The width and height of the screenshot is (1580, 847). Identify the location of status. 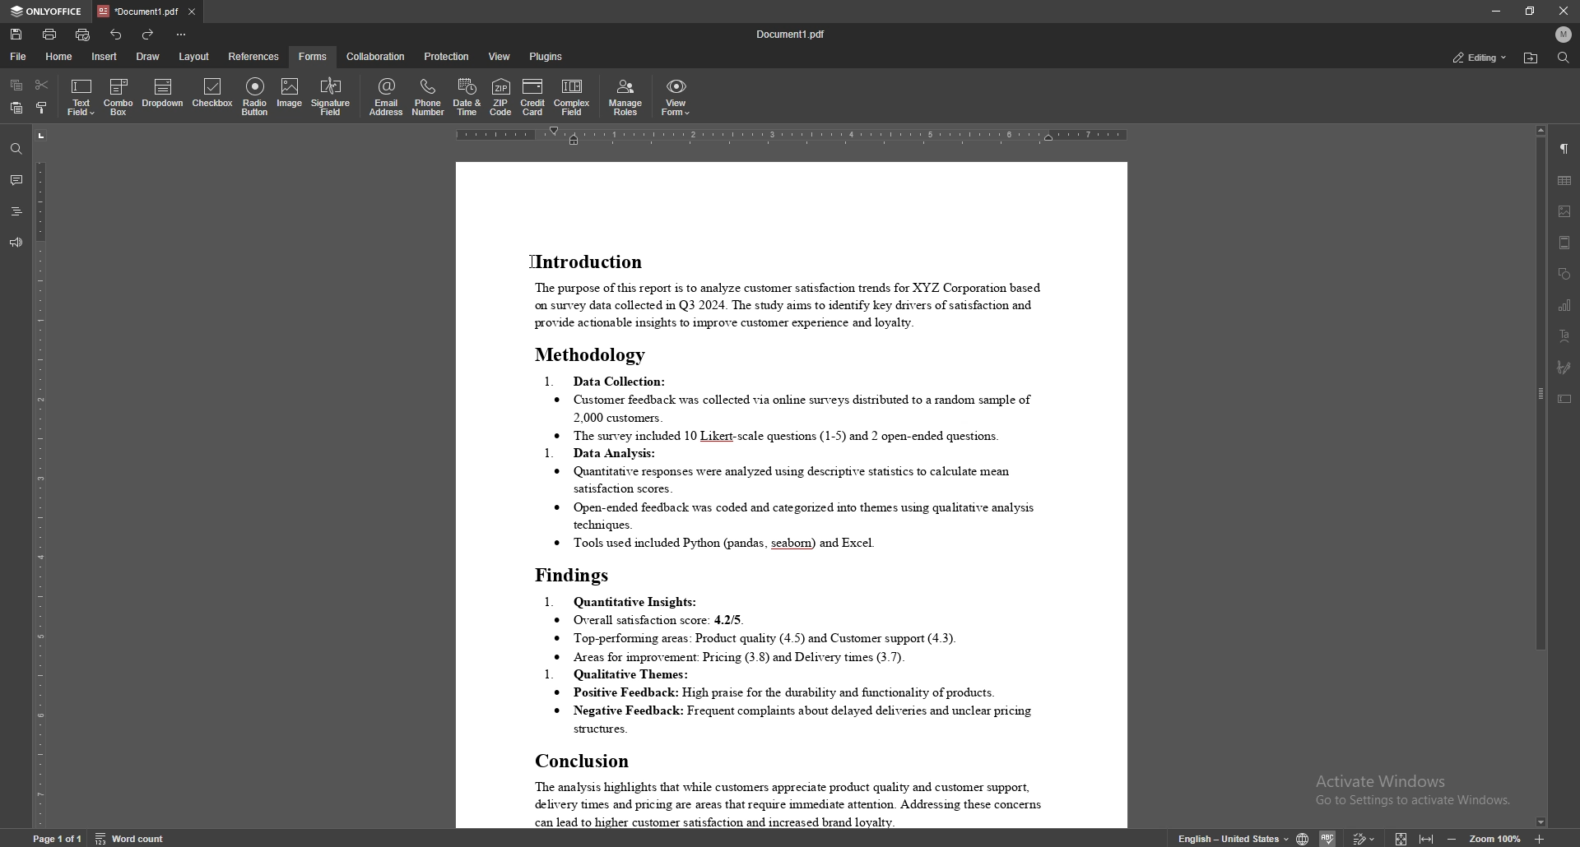
(1481, 58).